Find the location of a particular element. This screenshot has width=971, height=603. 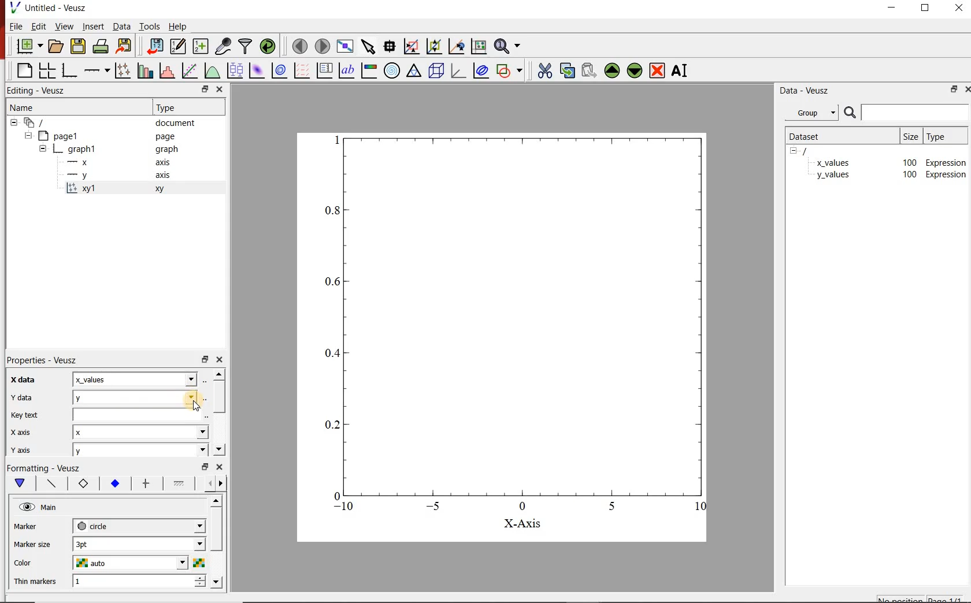

file is located at coordinates (17, 26).